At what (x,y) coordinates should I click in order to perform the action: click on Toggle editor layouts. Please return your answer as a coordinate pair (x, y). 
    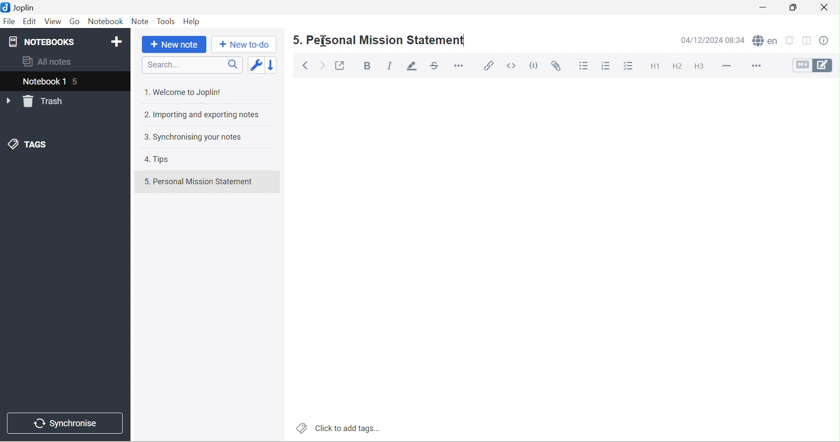
    Looking at the image, I should click on (809, 41).